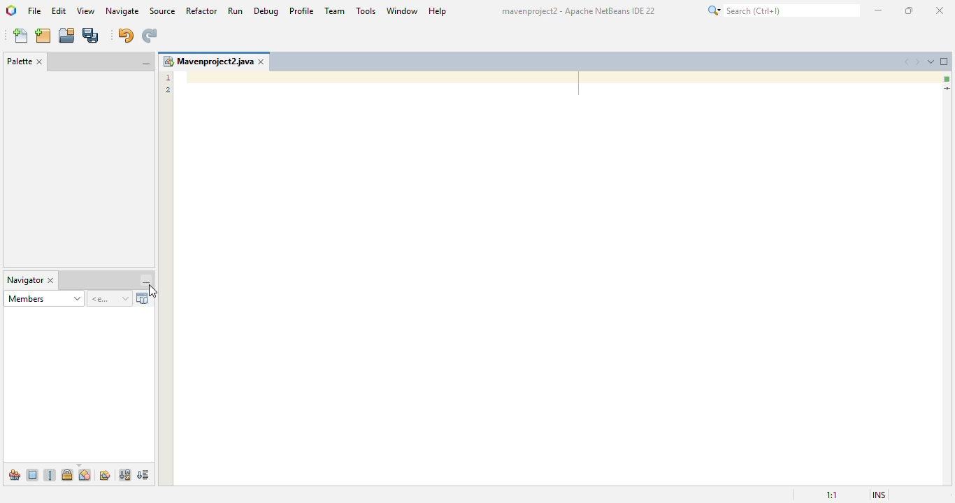  What do you see at coordinates (366, 10) in the screenshot?
I see `tools` at bounding box center [366, 10].